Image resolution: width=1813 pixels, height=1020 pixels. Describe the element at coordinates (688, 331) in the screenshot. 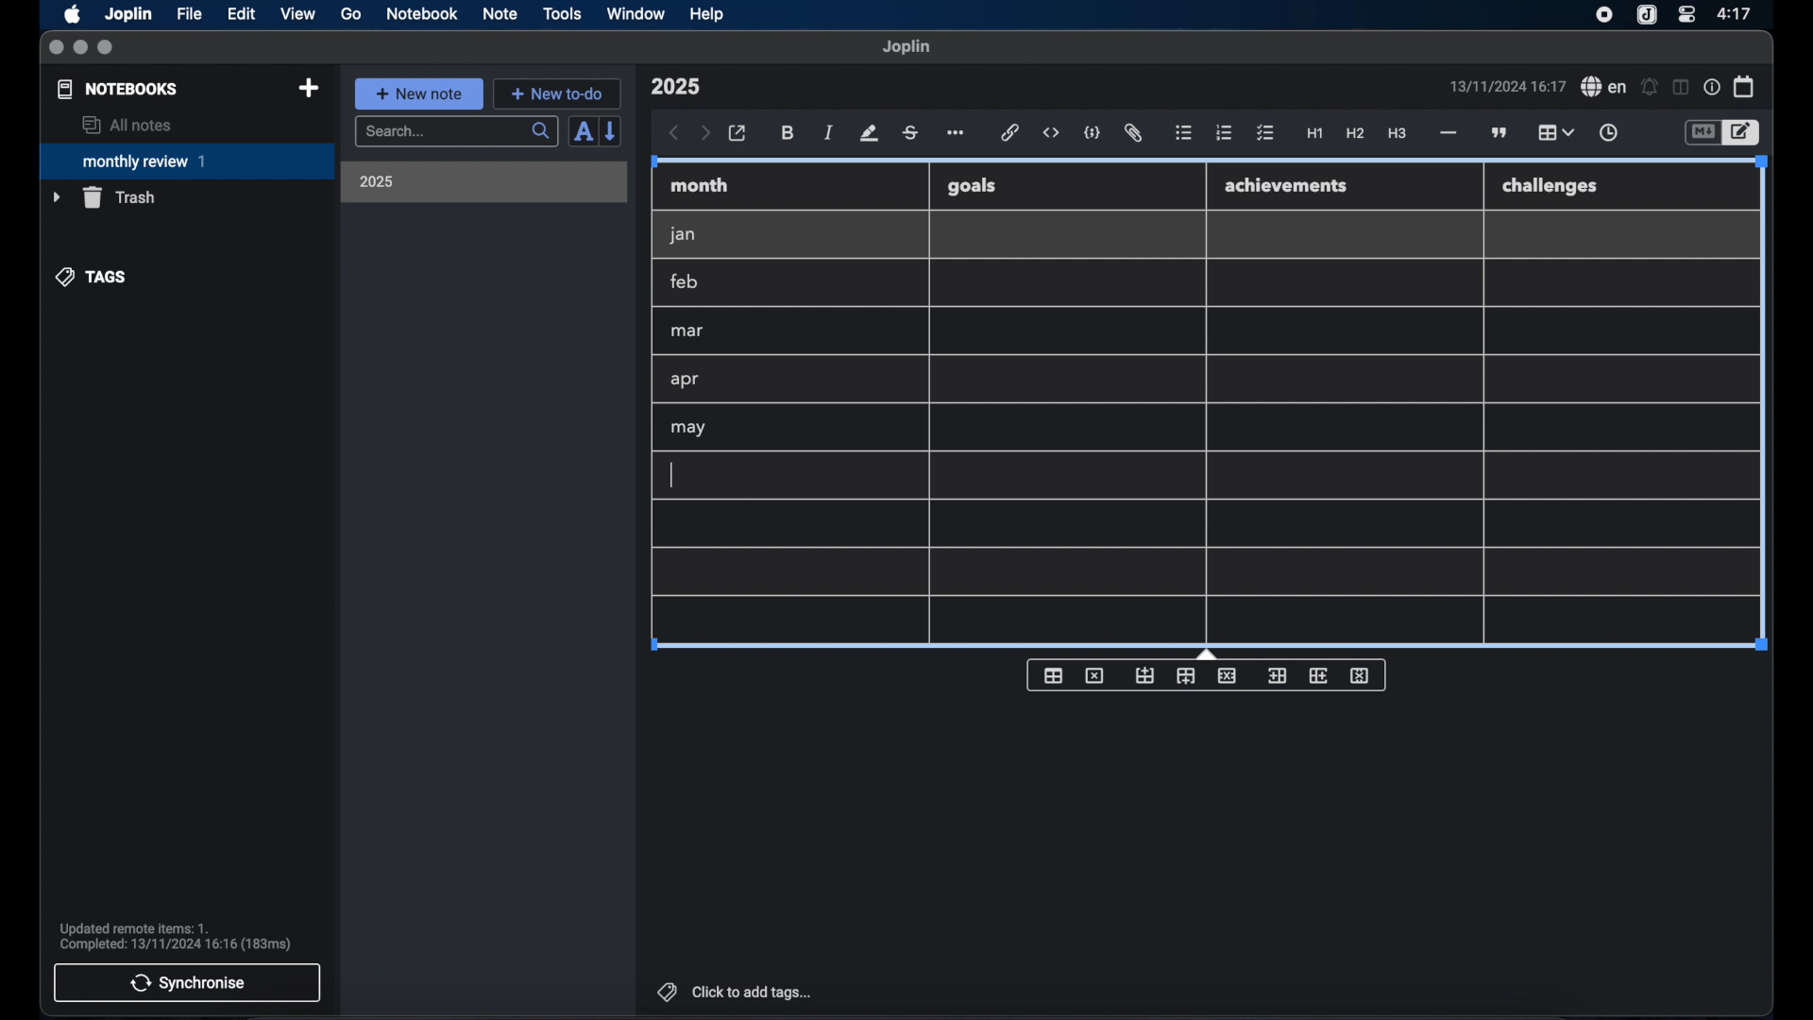

I see `mar` at that location.